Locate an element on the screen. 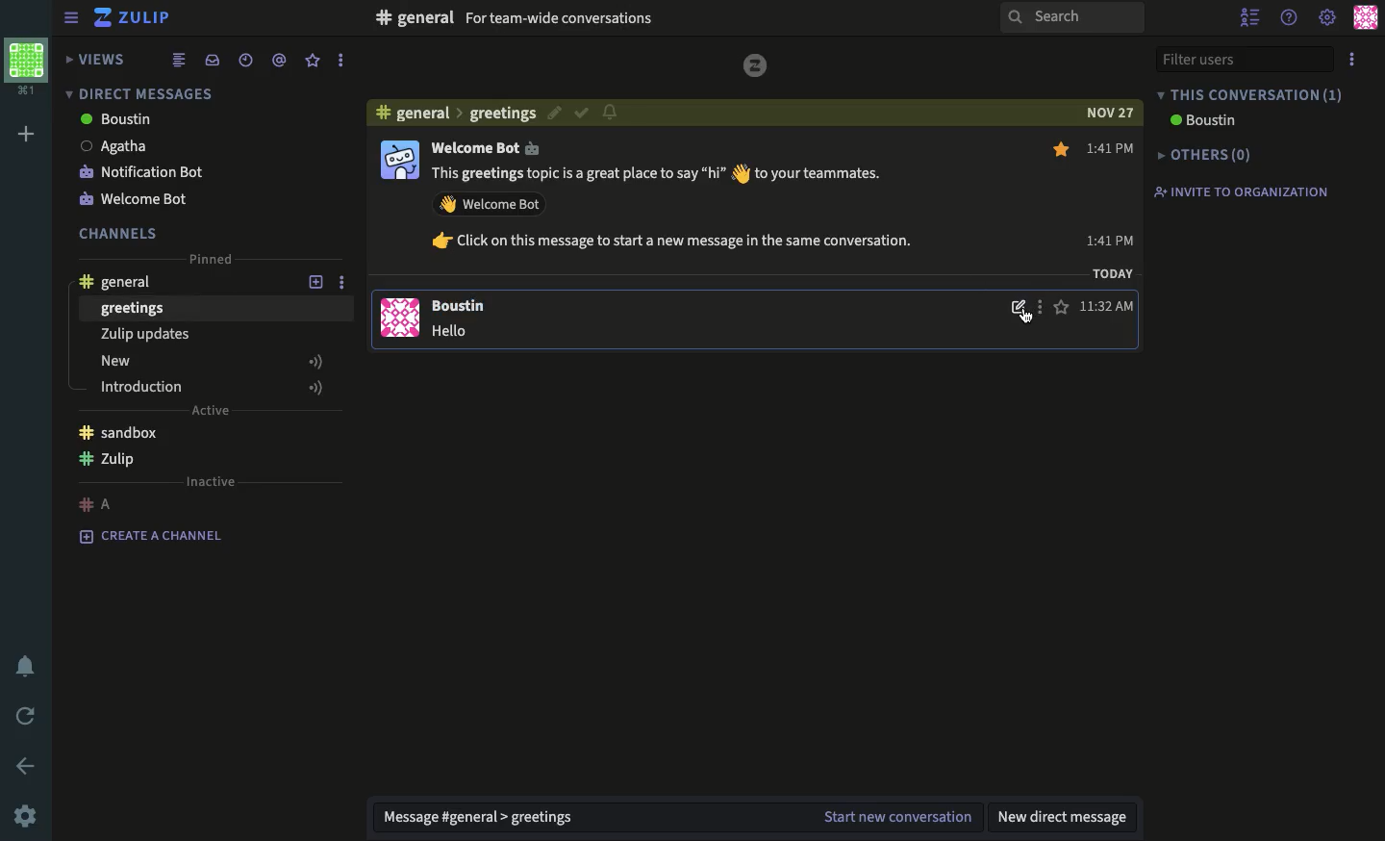 This screenshot has height=841, width=1385. Boustin is located at coordinates (465, 306).